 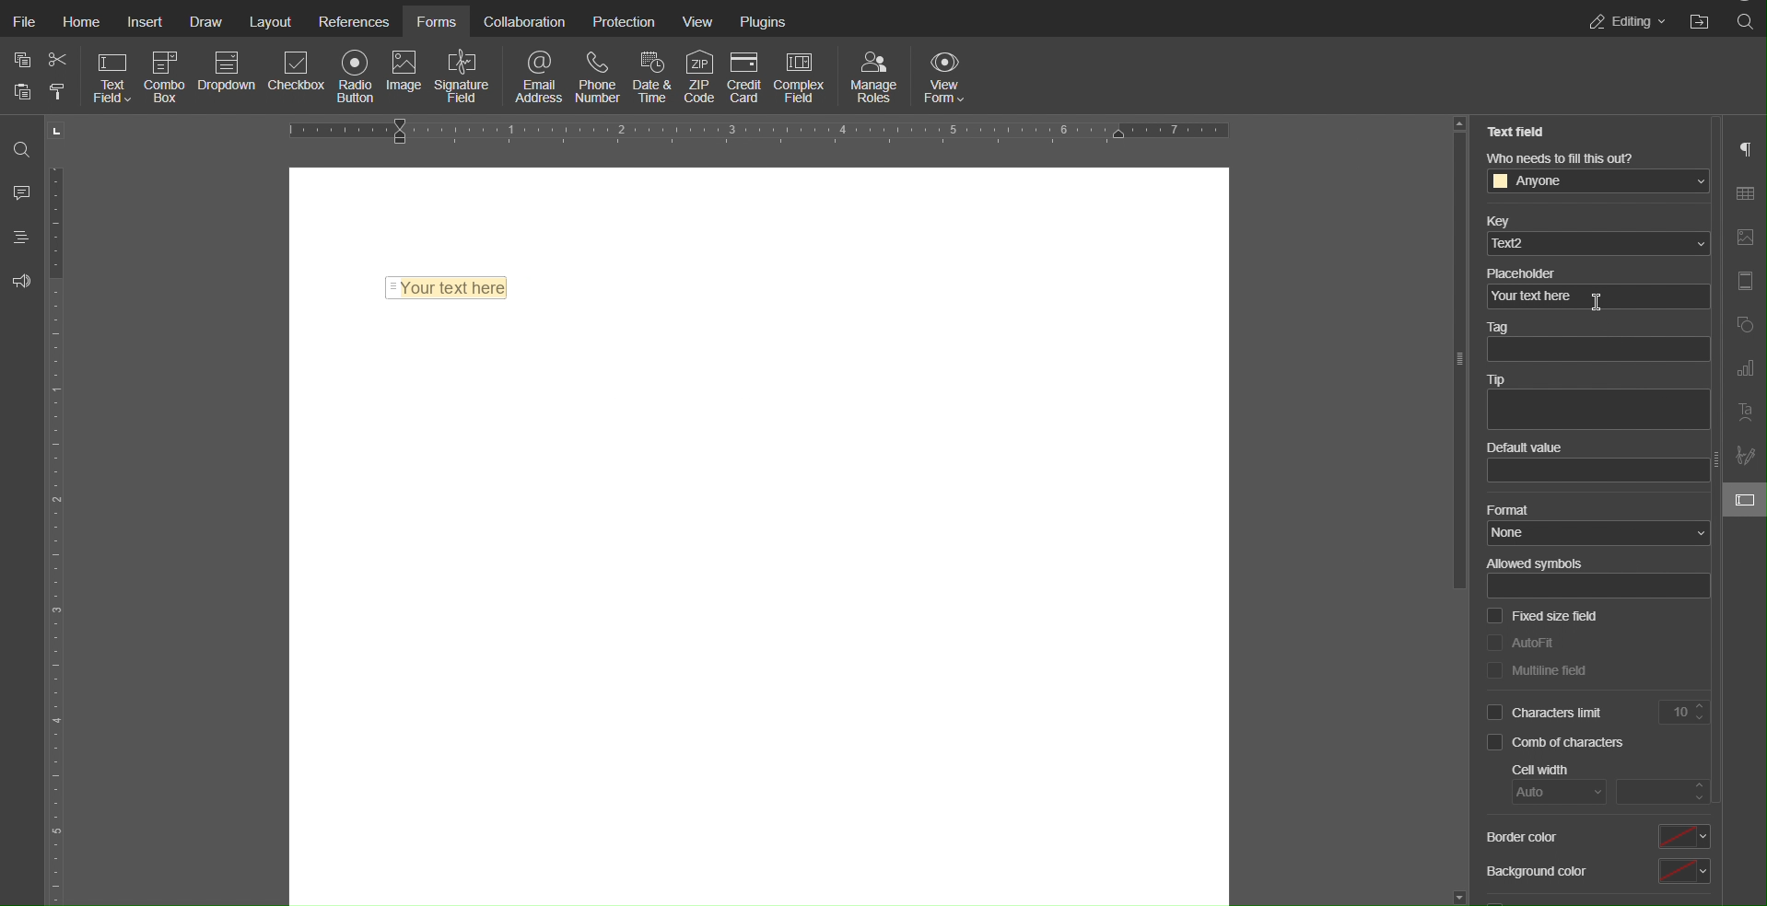 What do you see at coordinates (298, 78) in the screenshot?
I see `Checkbox` at bounding box center [298, 78].